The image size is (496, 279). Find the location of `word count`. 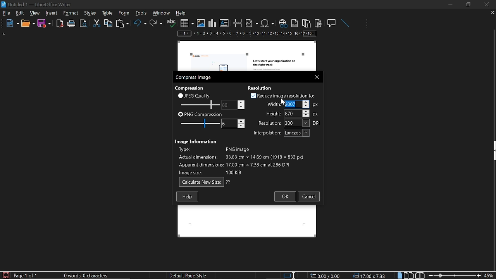

word count is located at coordinates (89, 276).